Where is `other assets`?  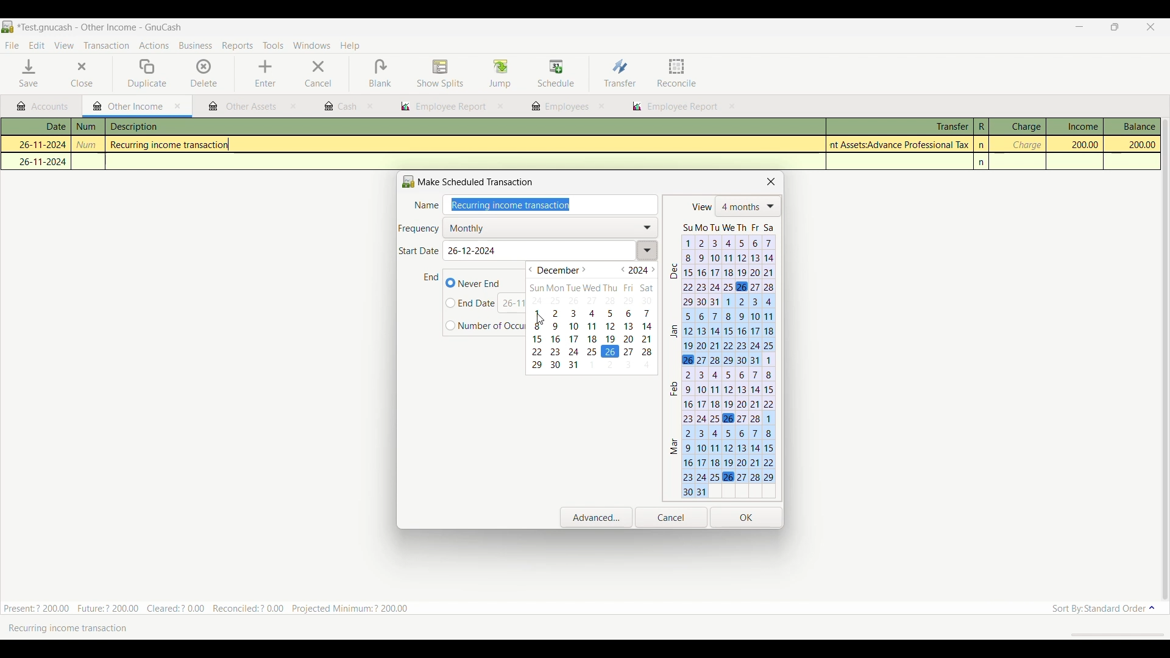
other assets is located at coordinates (243, 107).